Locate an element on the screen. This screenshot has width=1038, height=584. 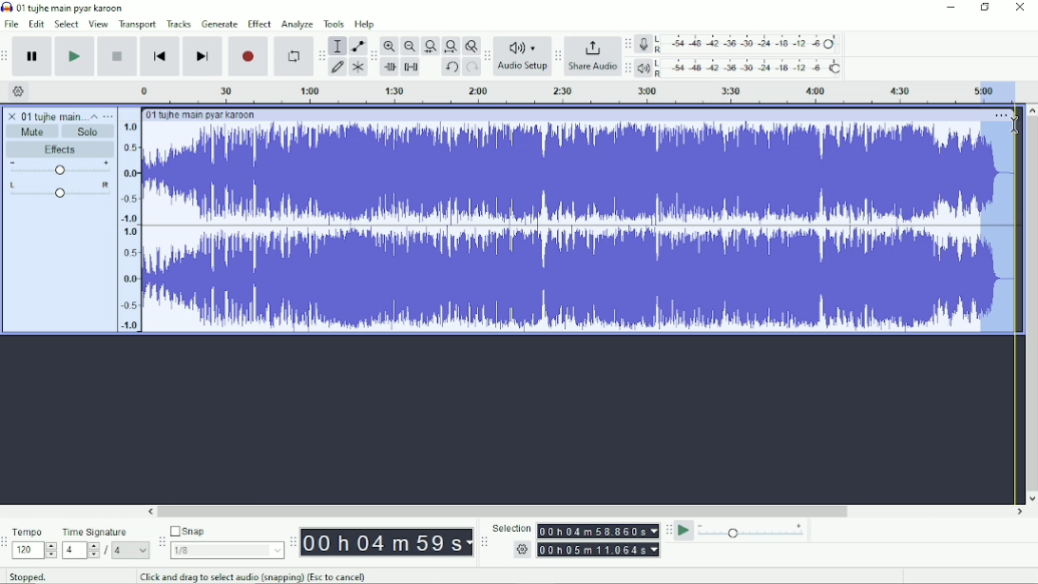
Open menu is located at coordinates (109, 116).